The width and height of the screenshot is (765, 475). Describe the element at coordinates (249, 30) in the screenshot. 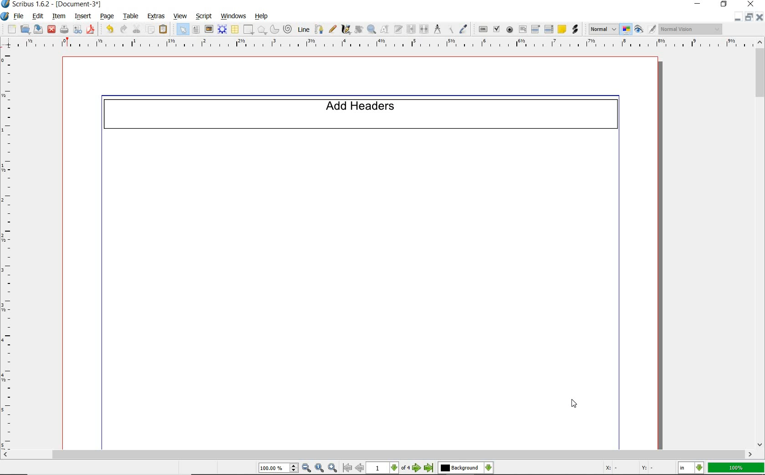

I see `shape` at that location.